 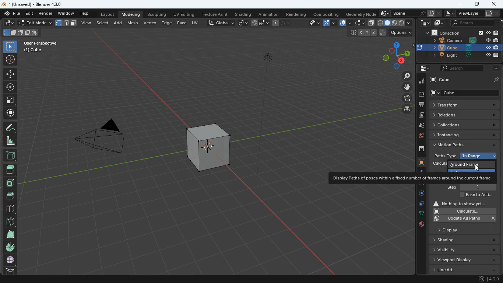 I want to click on image, so click(x=437, y=23).